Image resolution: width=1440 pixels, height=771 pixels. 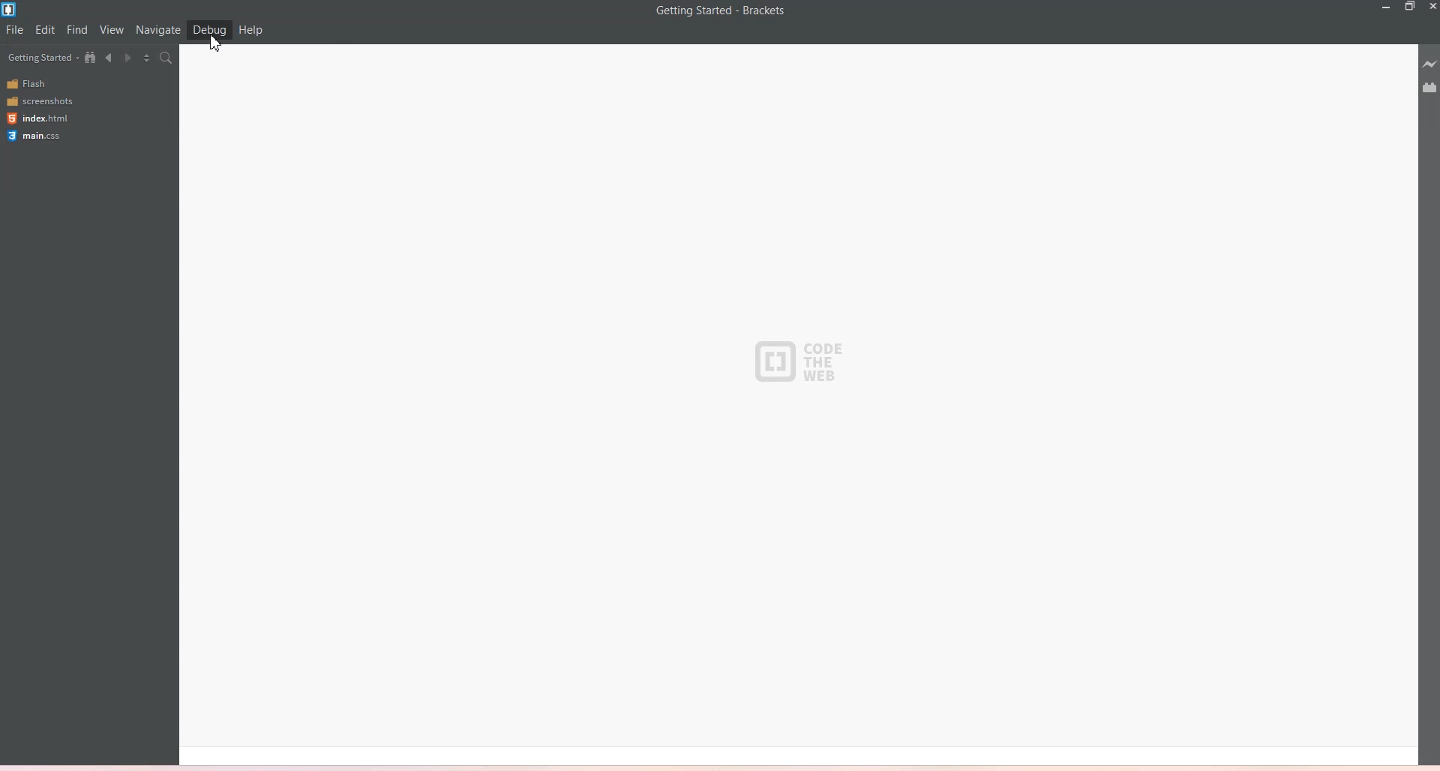 What do you see at coordinates (10, 10) in the screenshot?
I see `Bracket log` at bounding box center [10, 10].